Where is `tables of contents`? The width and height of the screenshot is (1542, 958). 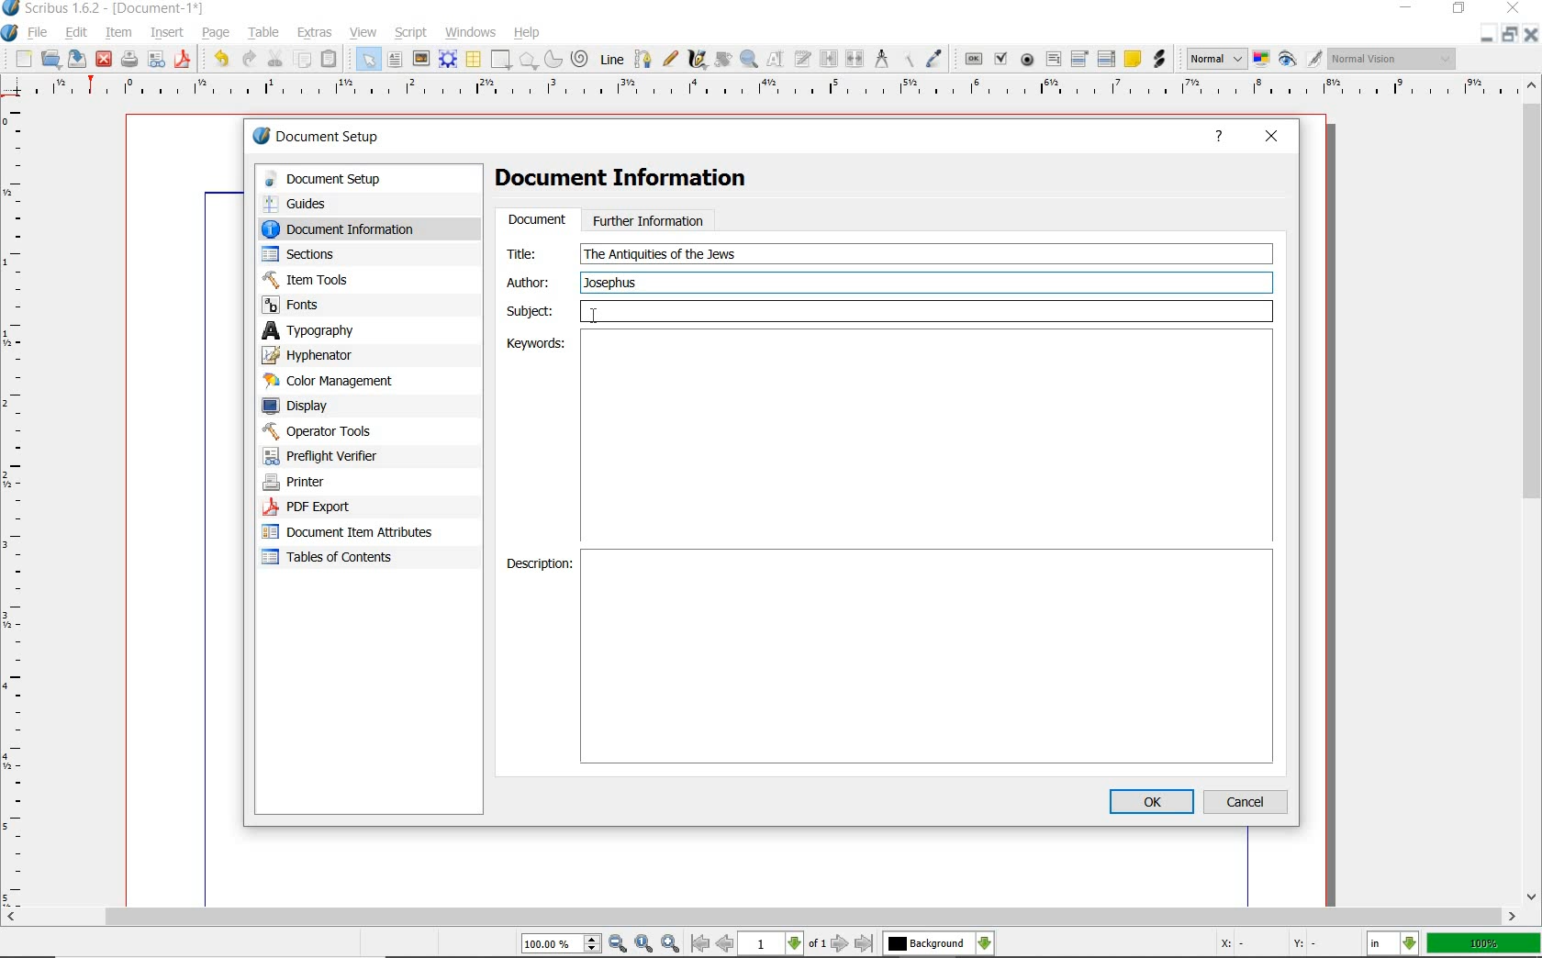
tables of contents is located at coordinates (340, 559).